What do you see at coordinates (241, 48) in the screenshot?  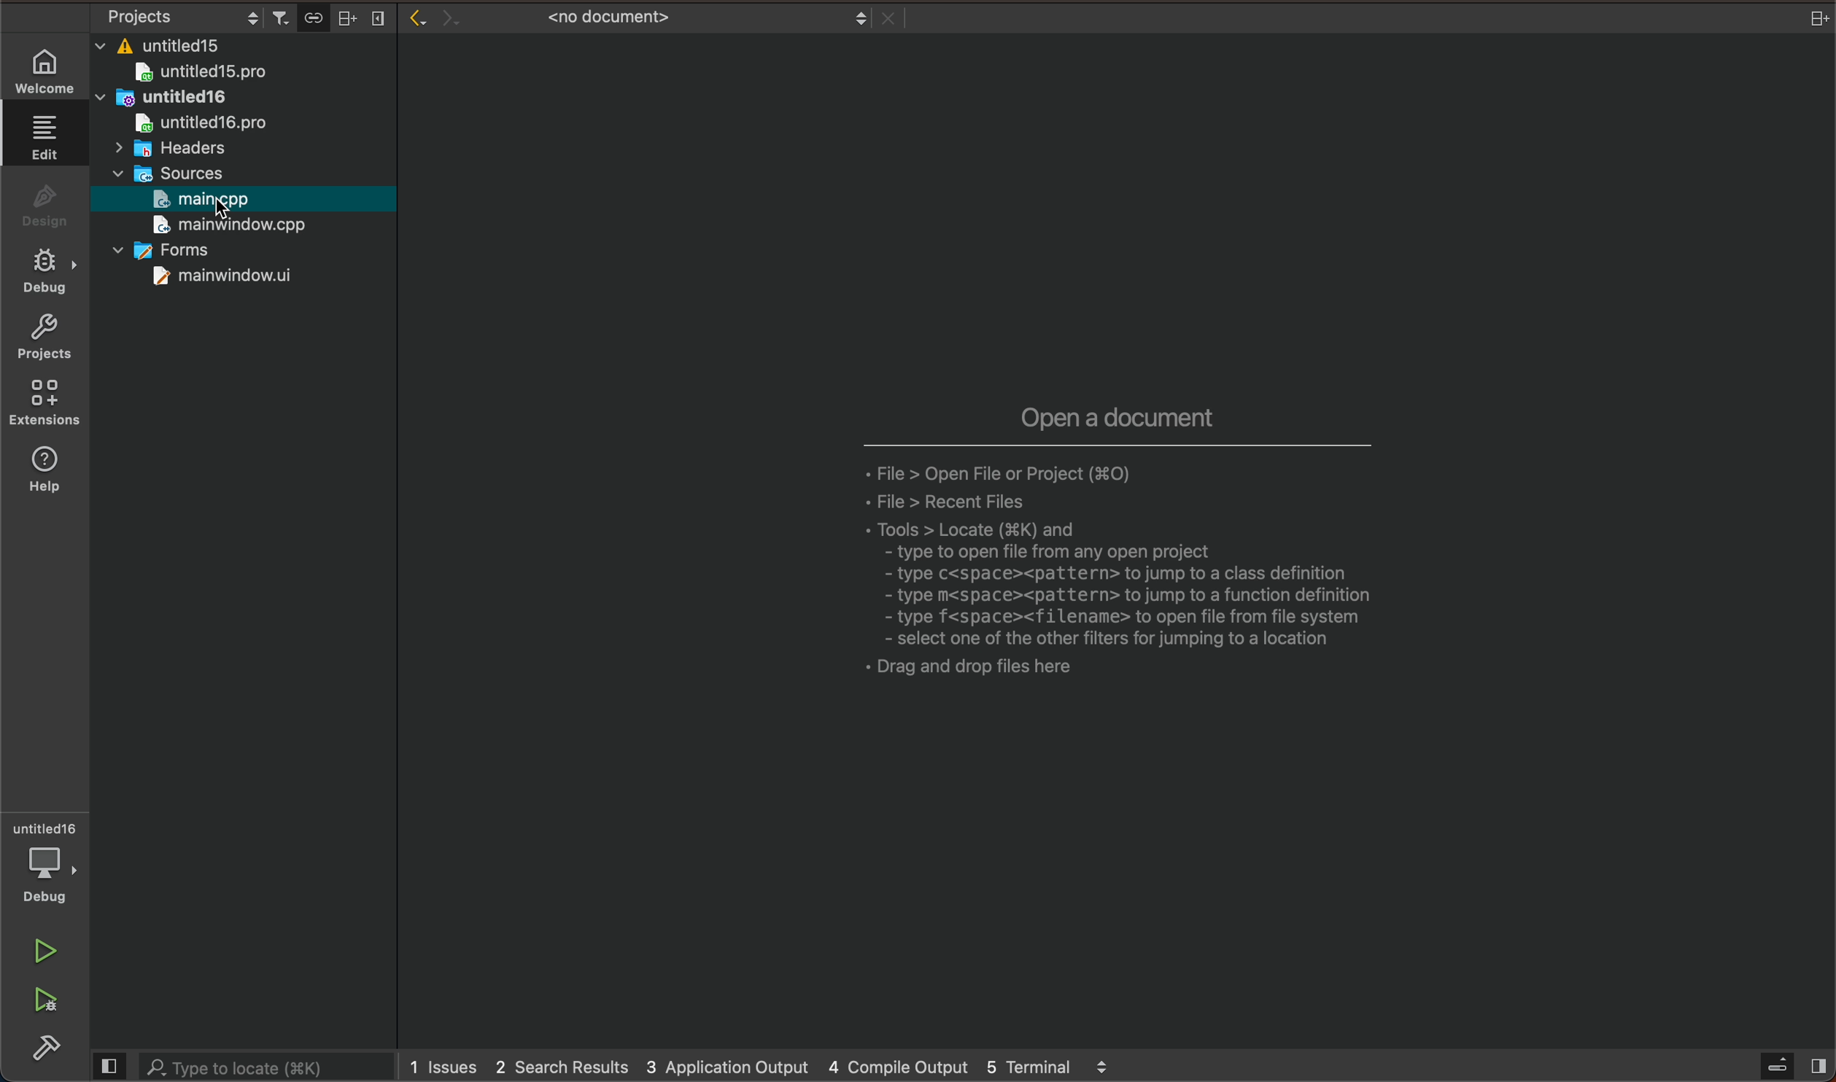 I see `files and folders` at bounding box center [241, 48].